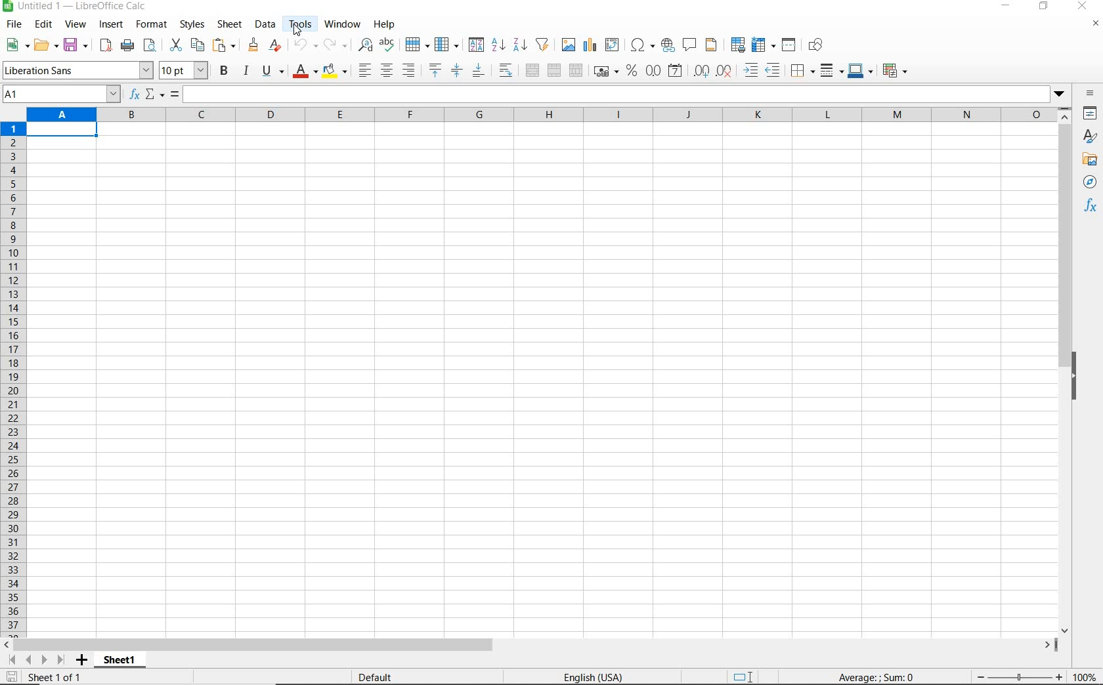 The height and width of the screenshot is (685, 1103). Describe the element at coordinates (410, 70) in the screenshot. I see `align right` at that location.